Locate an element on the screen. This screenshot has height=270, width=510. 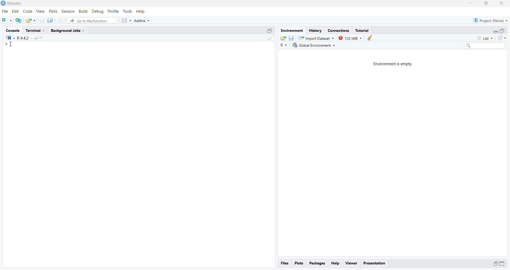
Background Jobs is located at coordinates (69, 30).